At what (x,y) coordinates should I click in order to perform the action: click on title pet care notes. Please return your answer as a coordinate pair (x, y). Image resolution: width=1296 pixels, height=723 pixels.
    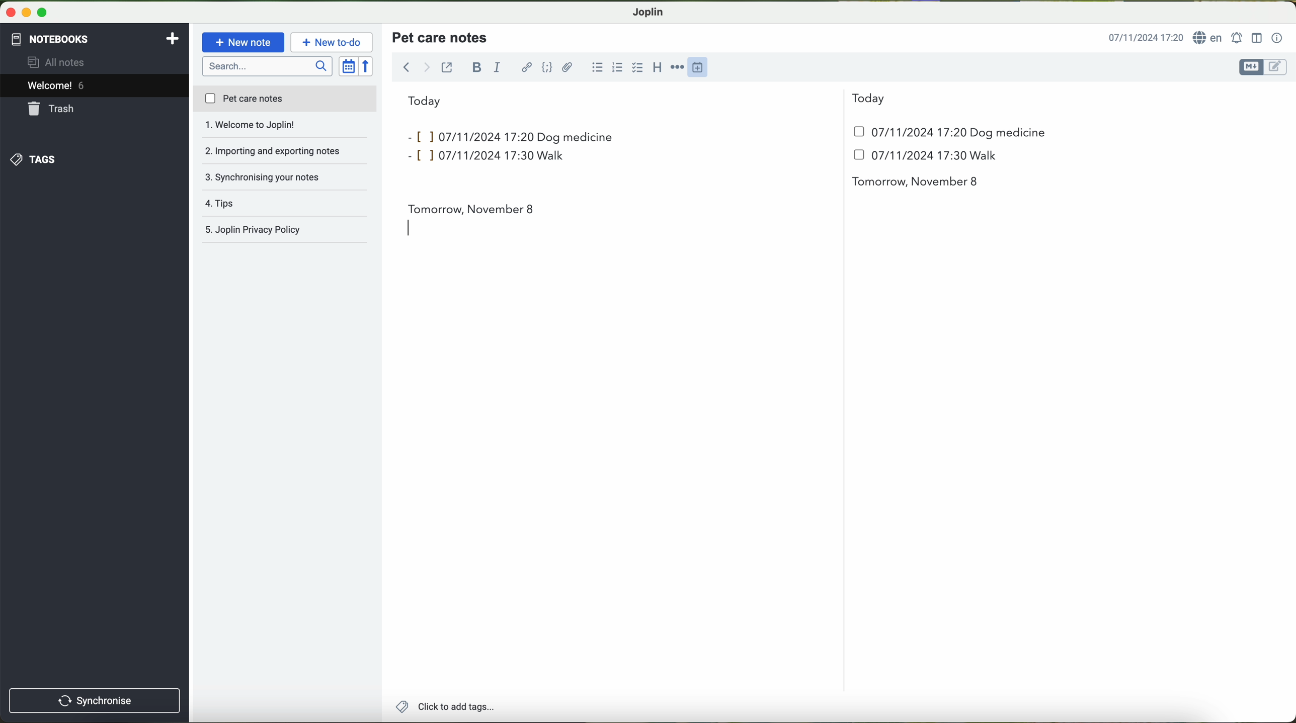
    Looking at the image, I should click on (441, 37).